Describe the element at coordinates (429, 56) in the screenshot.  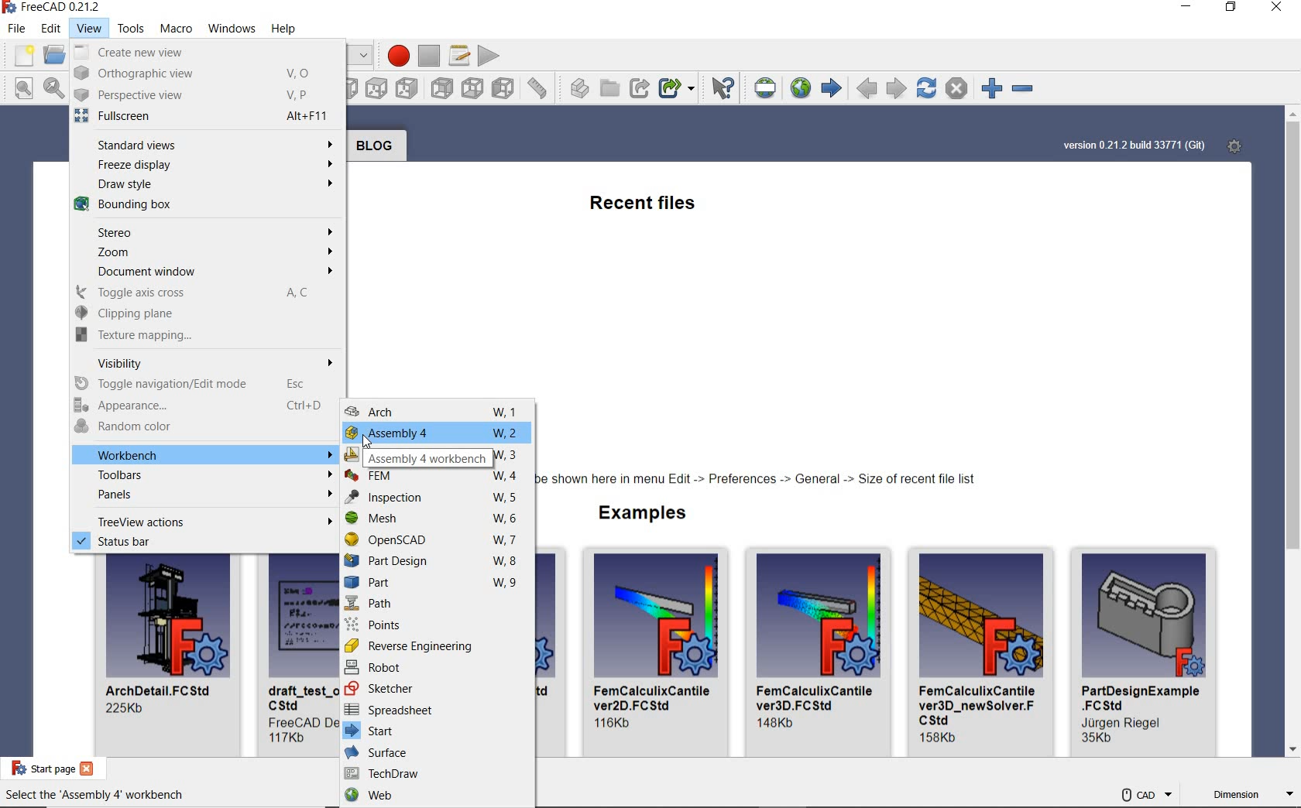
I see `stop macro recording` at that location.